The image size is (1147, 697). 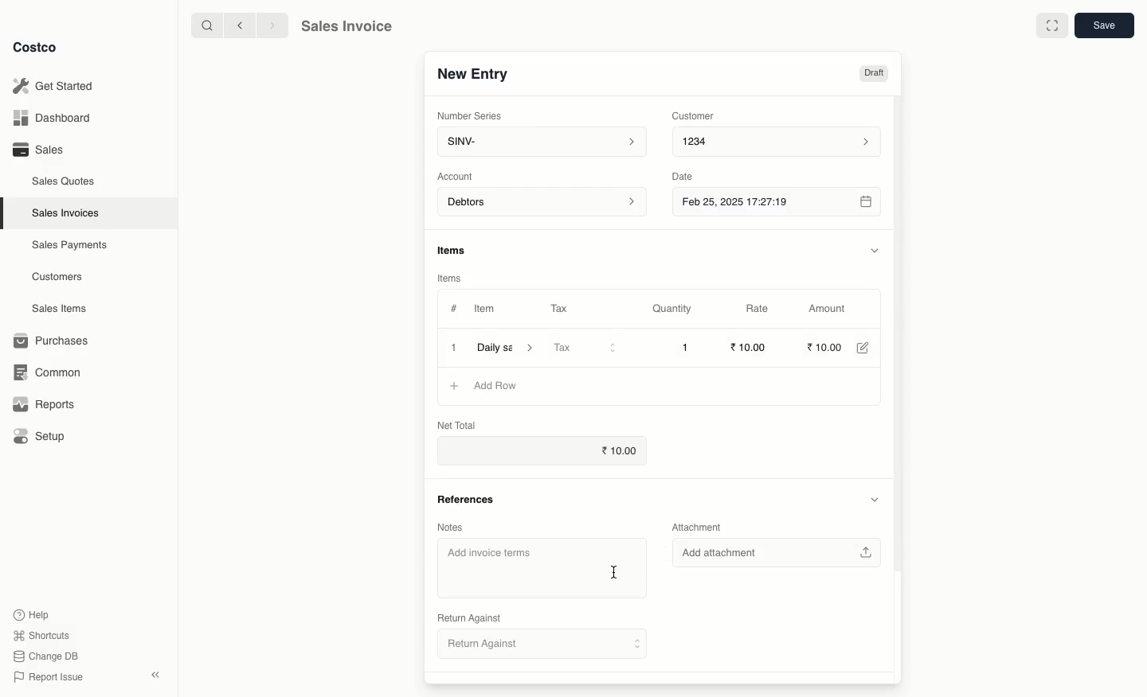 I want to click on Feb 25, 2025 17:27:19, so click(x=779, y=204).